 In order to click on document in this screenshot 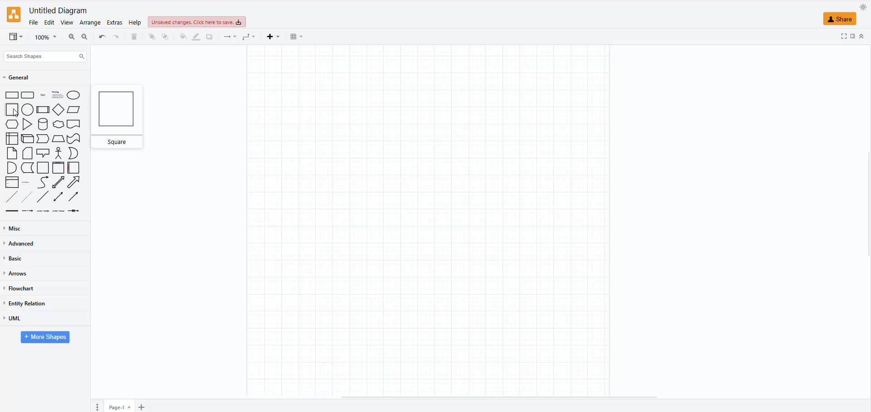, I will do `click(74, 124)`.